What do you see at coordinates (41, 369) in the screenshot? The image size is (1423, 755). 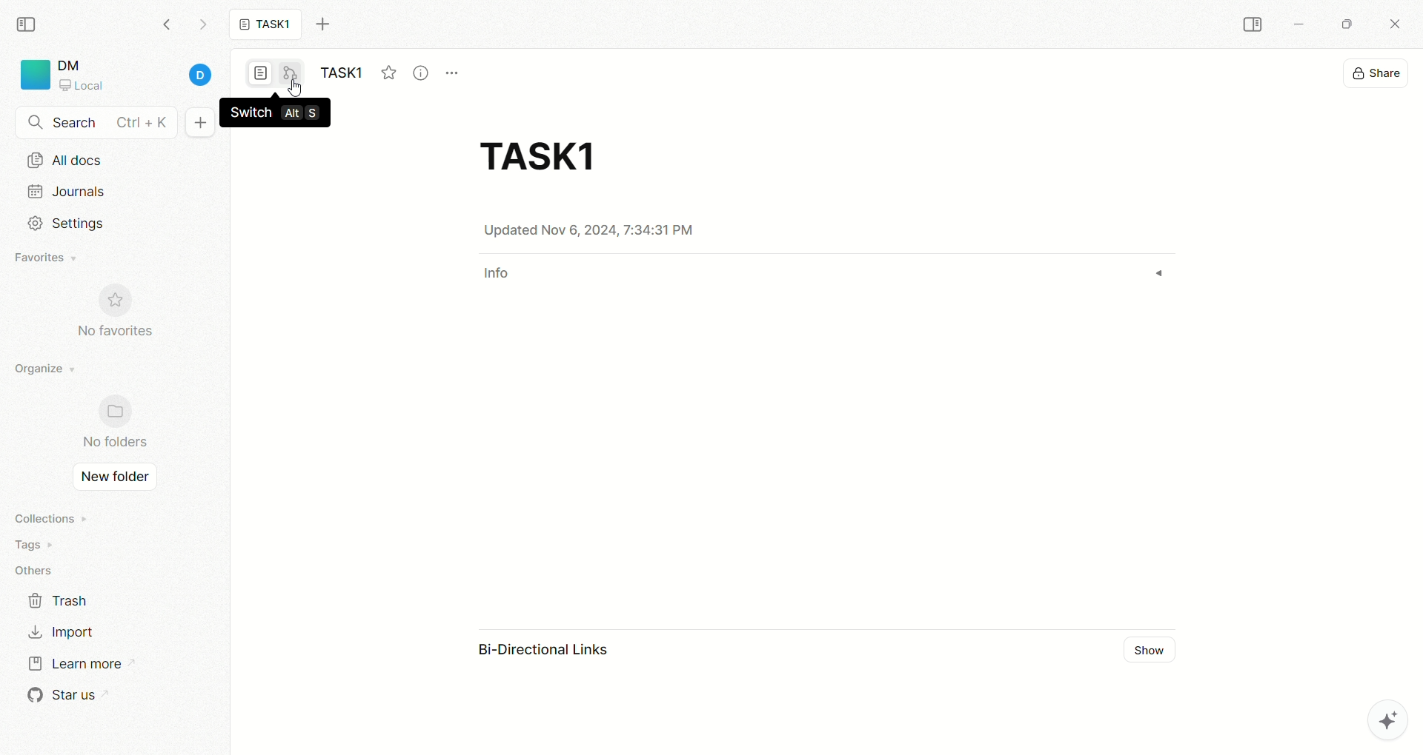 I see `organize` at bounding box center [41, 369].